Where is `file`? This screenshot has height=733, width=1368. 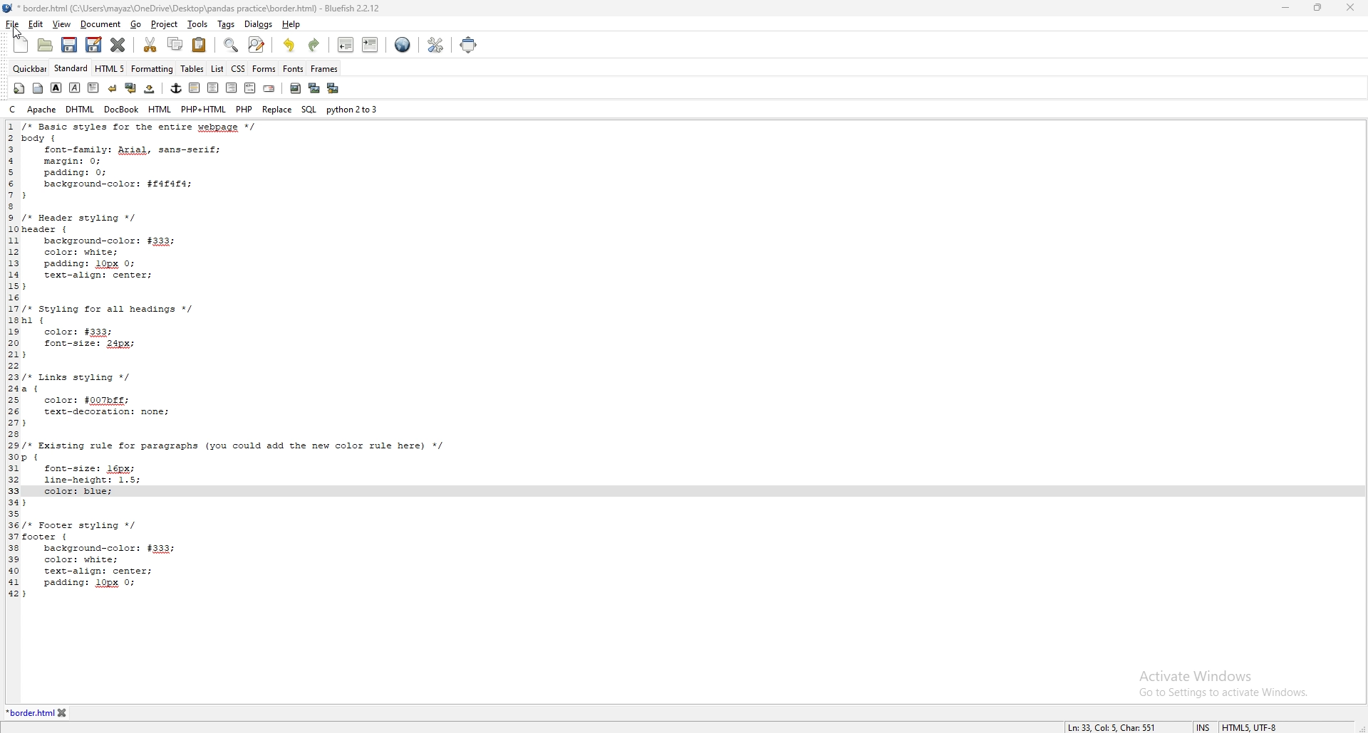 file is located at coordinates (11, 23).